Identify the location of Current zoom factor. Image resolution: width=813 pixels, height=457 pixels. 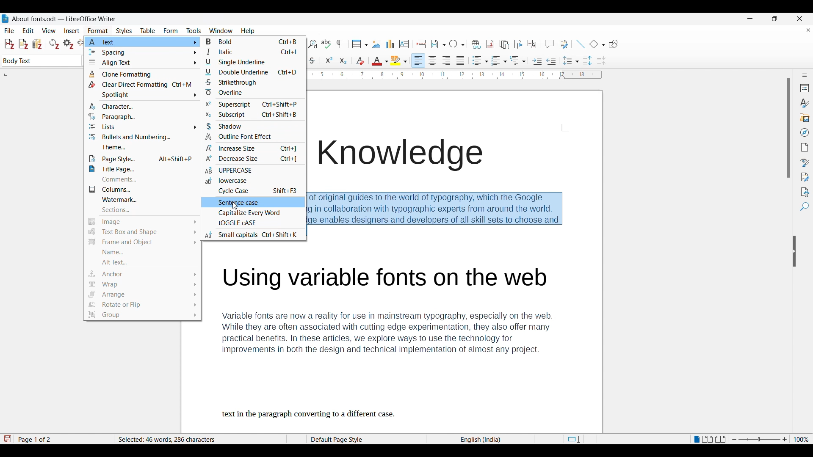
(801, 439).